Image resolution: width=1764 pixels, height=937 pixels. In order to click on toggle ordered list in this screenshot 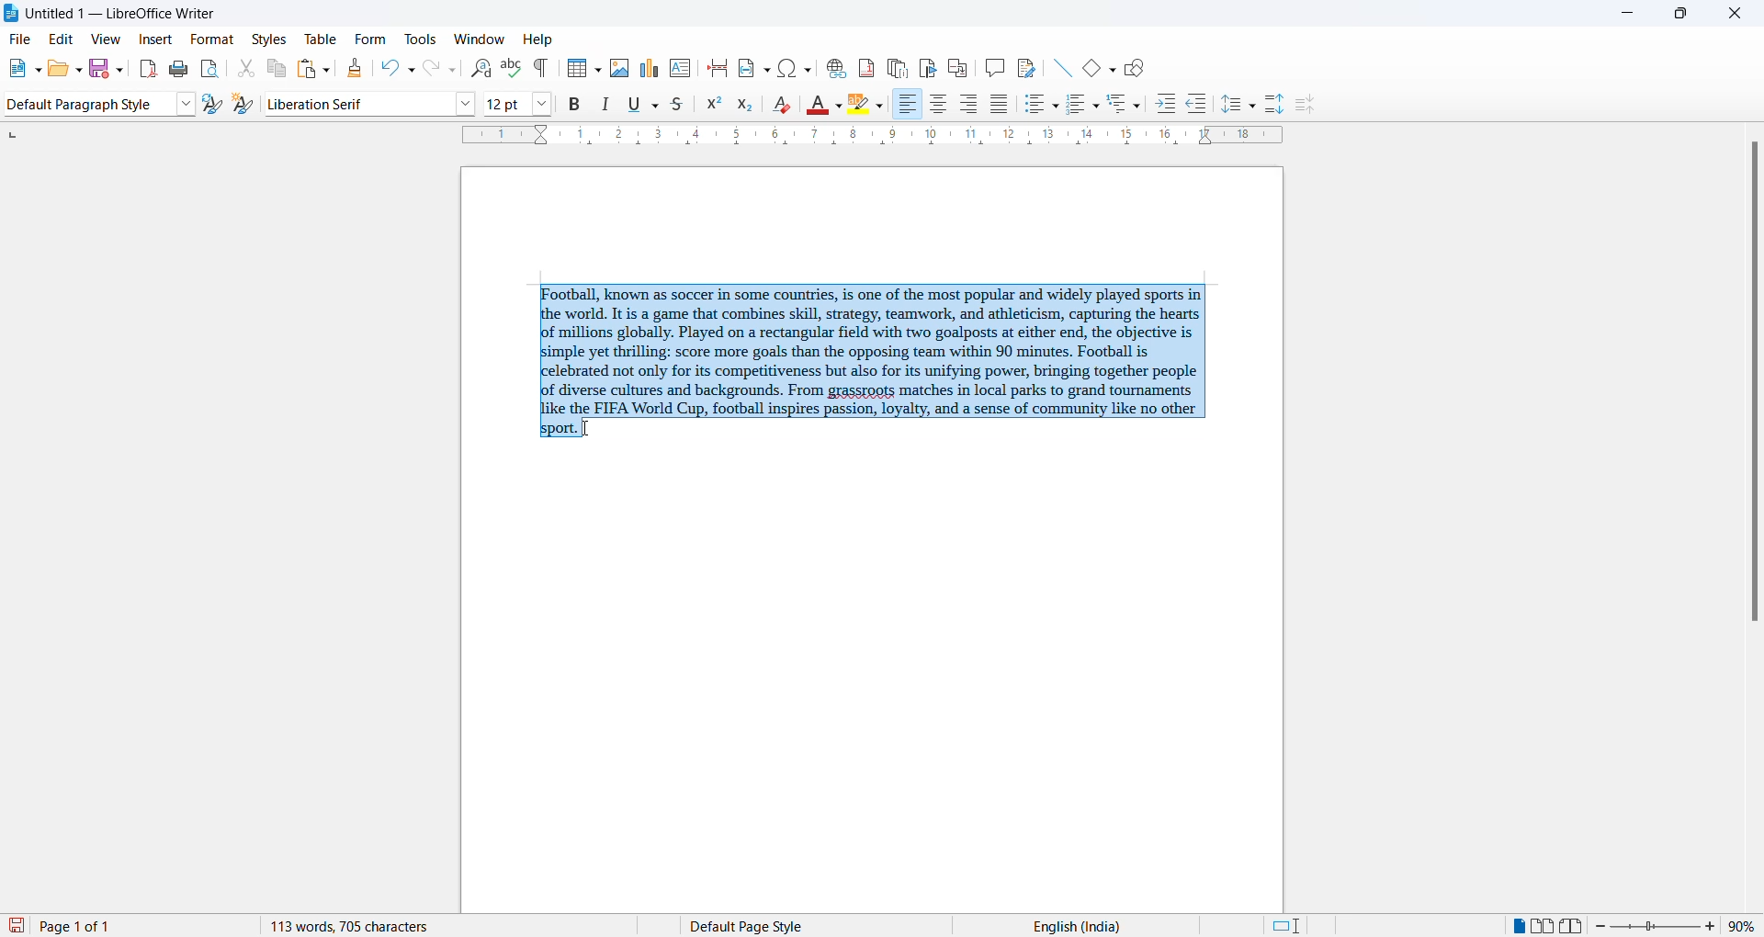, I will do `click(1077, 105)`.